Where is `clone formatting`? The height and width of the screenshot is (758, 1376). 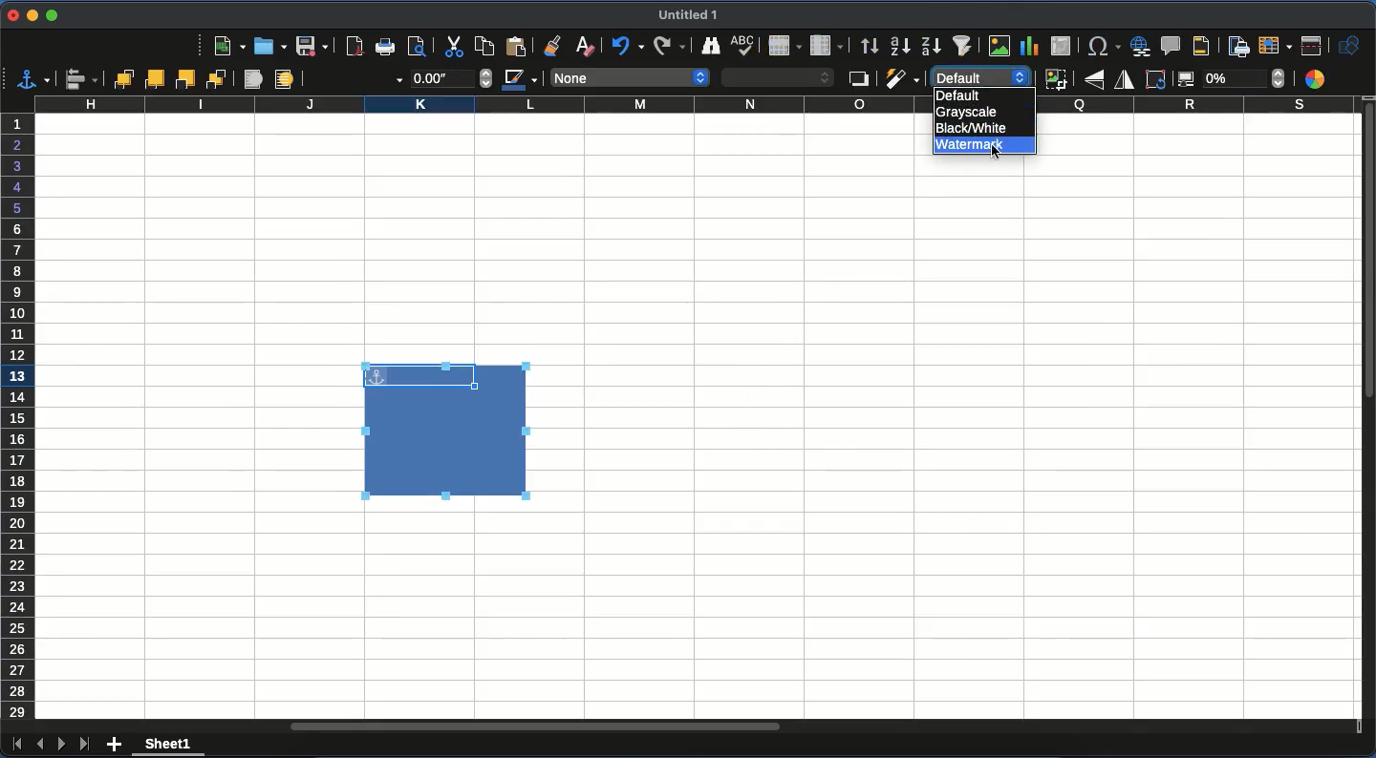
clone formatting is located at coordinates (562, 44).